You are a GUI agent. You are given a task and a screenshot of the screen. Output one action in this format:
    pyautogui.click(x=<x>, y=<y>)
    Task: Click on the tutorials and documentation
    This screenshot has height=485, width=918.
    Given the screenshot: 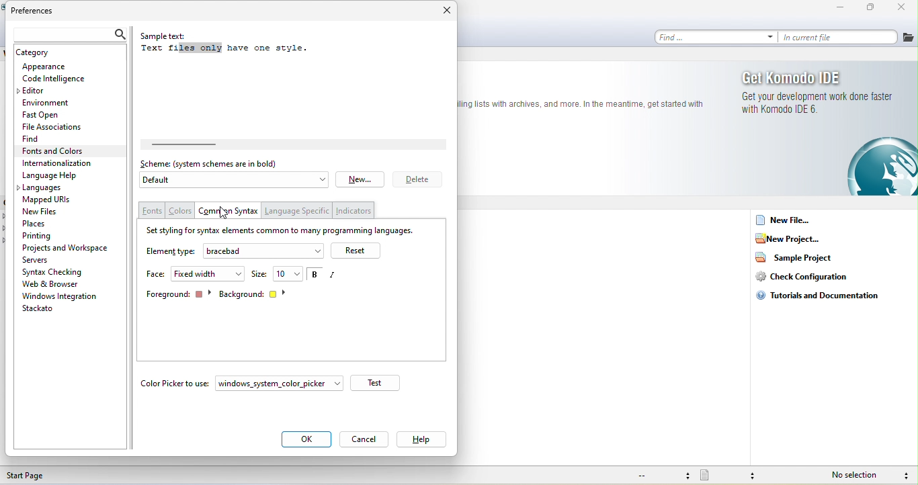 What is the action you would take?
    pyautogui.click(x=823, y=300)
    